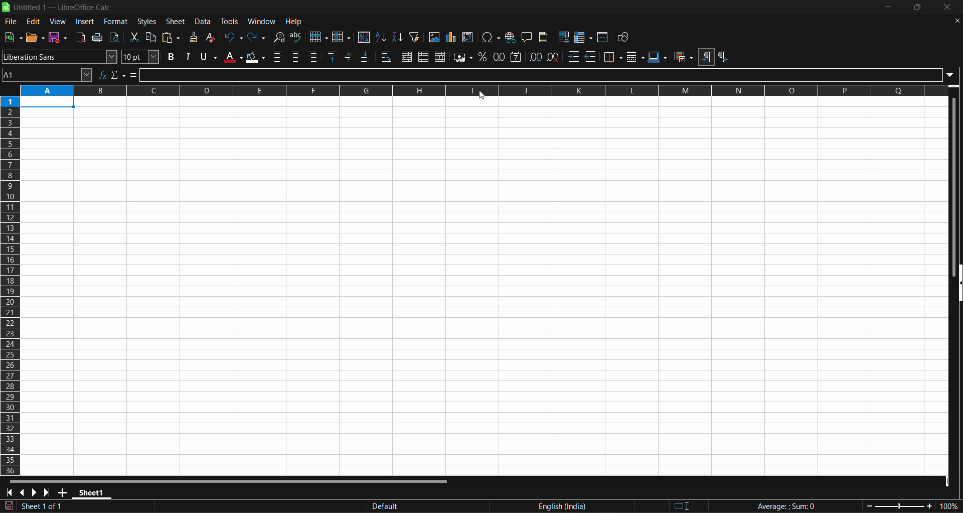 The height and width of the screenshot is (513, 963). What do you see at coordinates (14, 37) in the screenshot?
I see `new` at bounding box center [14, 37].